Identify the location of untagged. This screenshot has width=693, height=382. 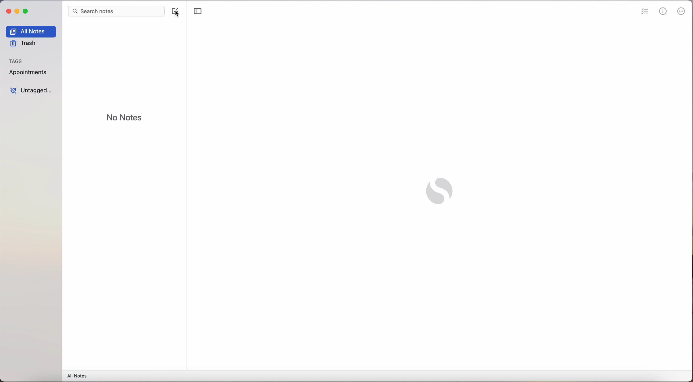
(34, 91).